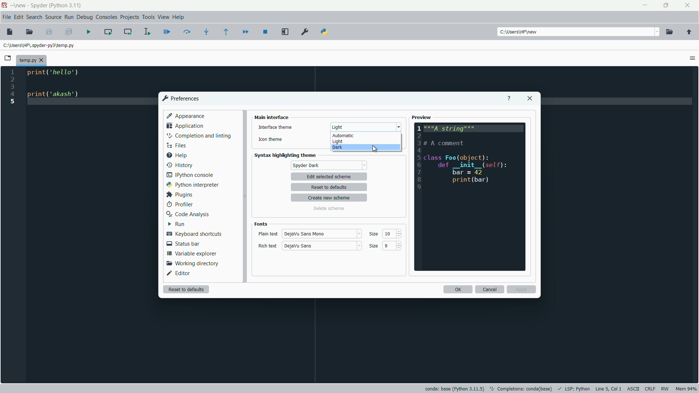 The image size is (699, 393). What do you see at coordinates (108, 31) in the screenshot?
I see `run current cell` at bounding box center [108, 31].